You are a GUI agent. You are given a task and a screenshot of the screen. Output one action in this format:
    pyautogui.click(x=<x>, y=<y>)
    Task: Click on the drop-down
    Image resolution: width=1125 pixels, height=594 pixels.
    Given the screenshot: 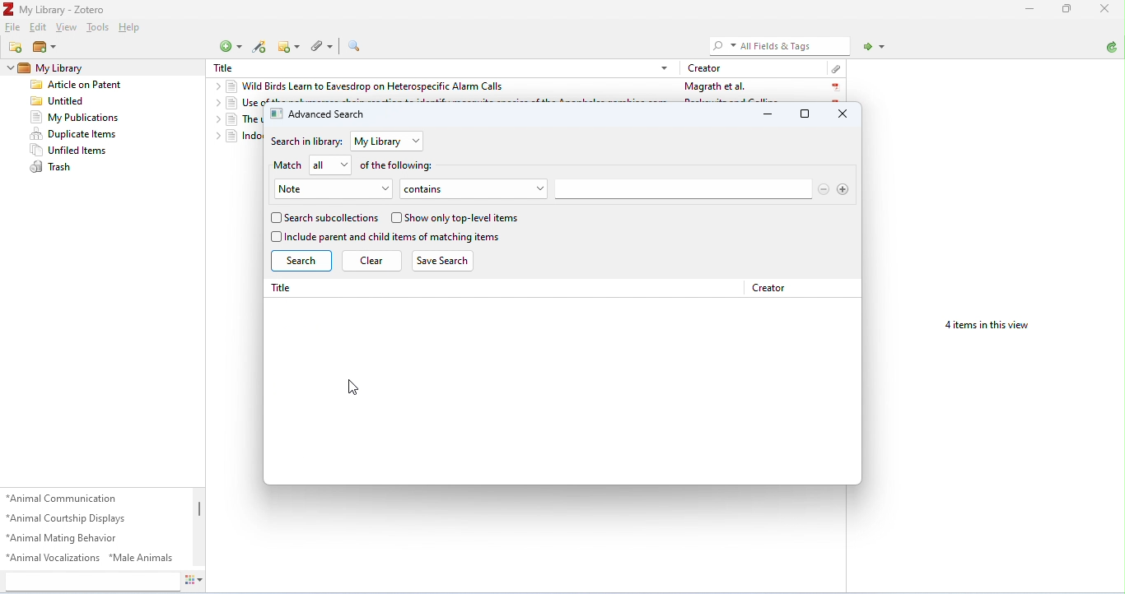 What is the action you would take?
    pyautogui.click(x=214, y=119)
    